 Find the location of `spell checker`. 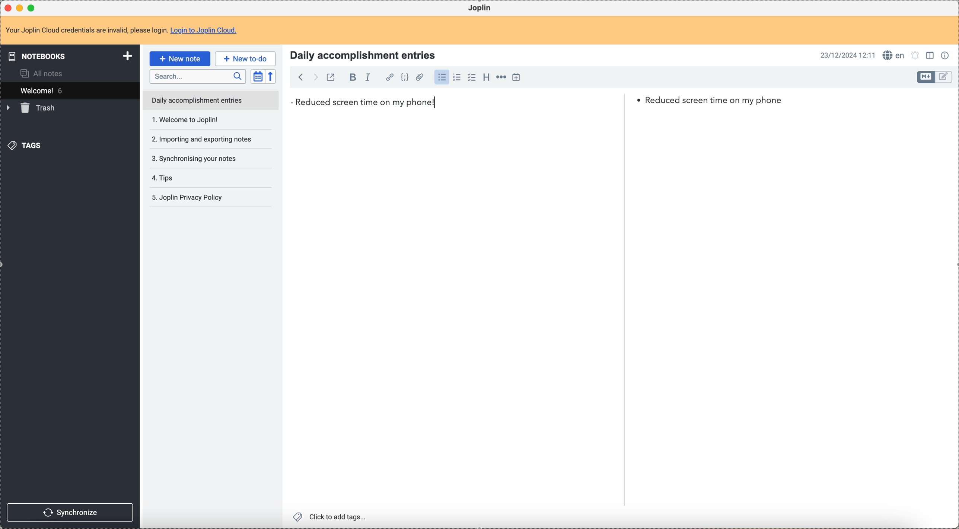

spell checker is located at coordinates (894, 55).